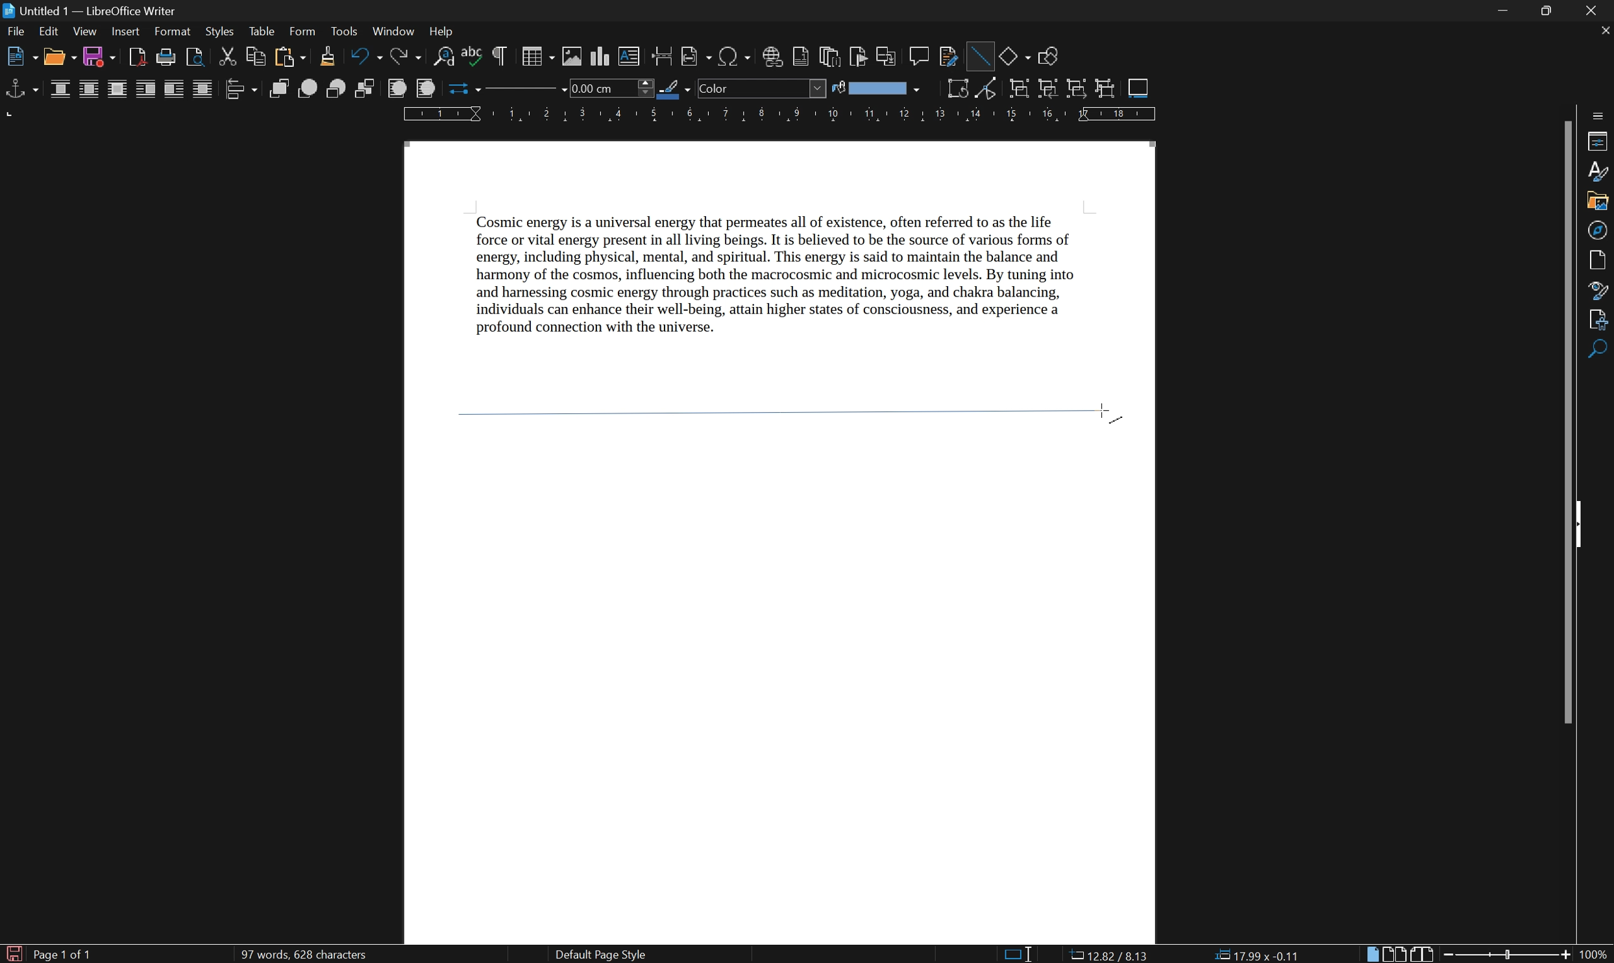 This screenshot has height=963, width=1614. I want to click on spell checking, so click(472, 57).